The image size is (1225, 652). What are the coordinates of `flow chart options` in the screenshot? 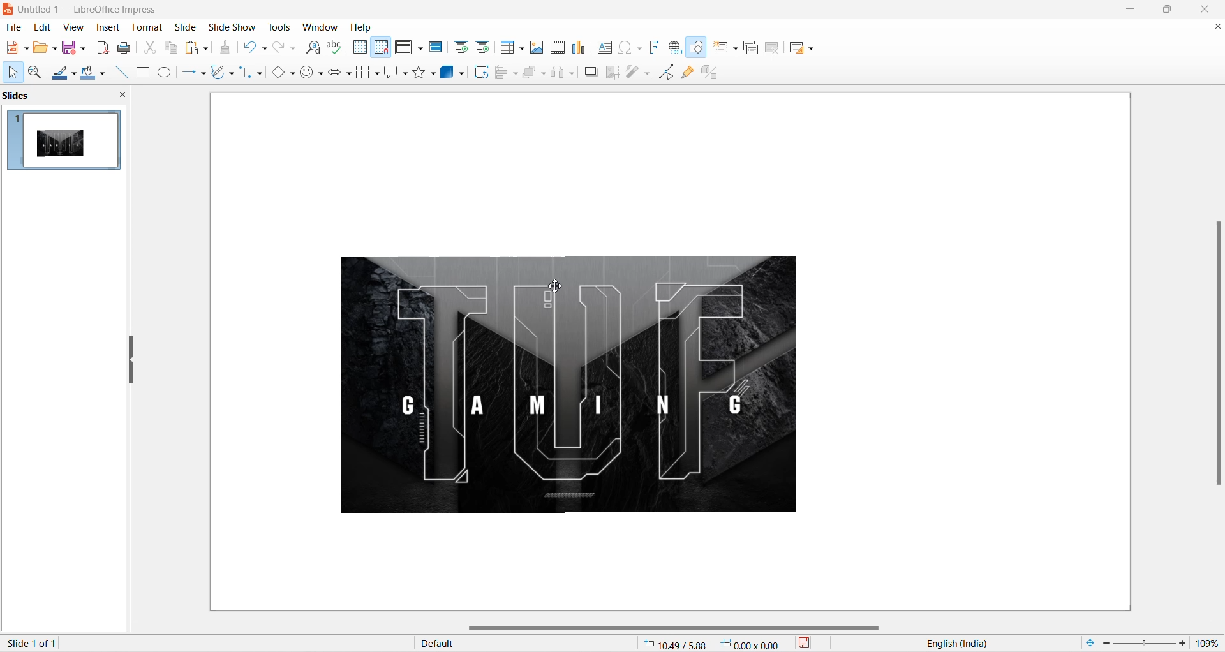 It's located at (377, 75).